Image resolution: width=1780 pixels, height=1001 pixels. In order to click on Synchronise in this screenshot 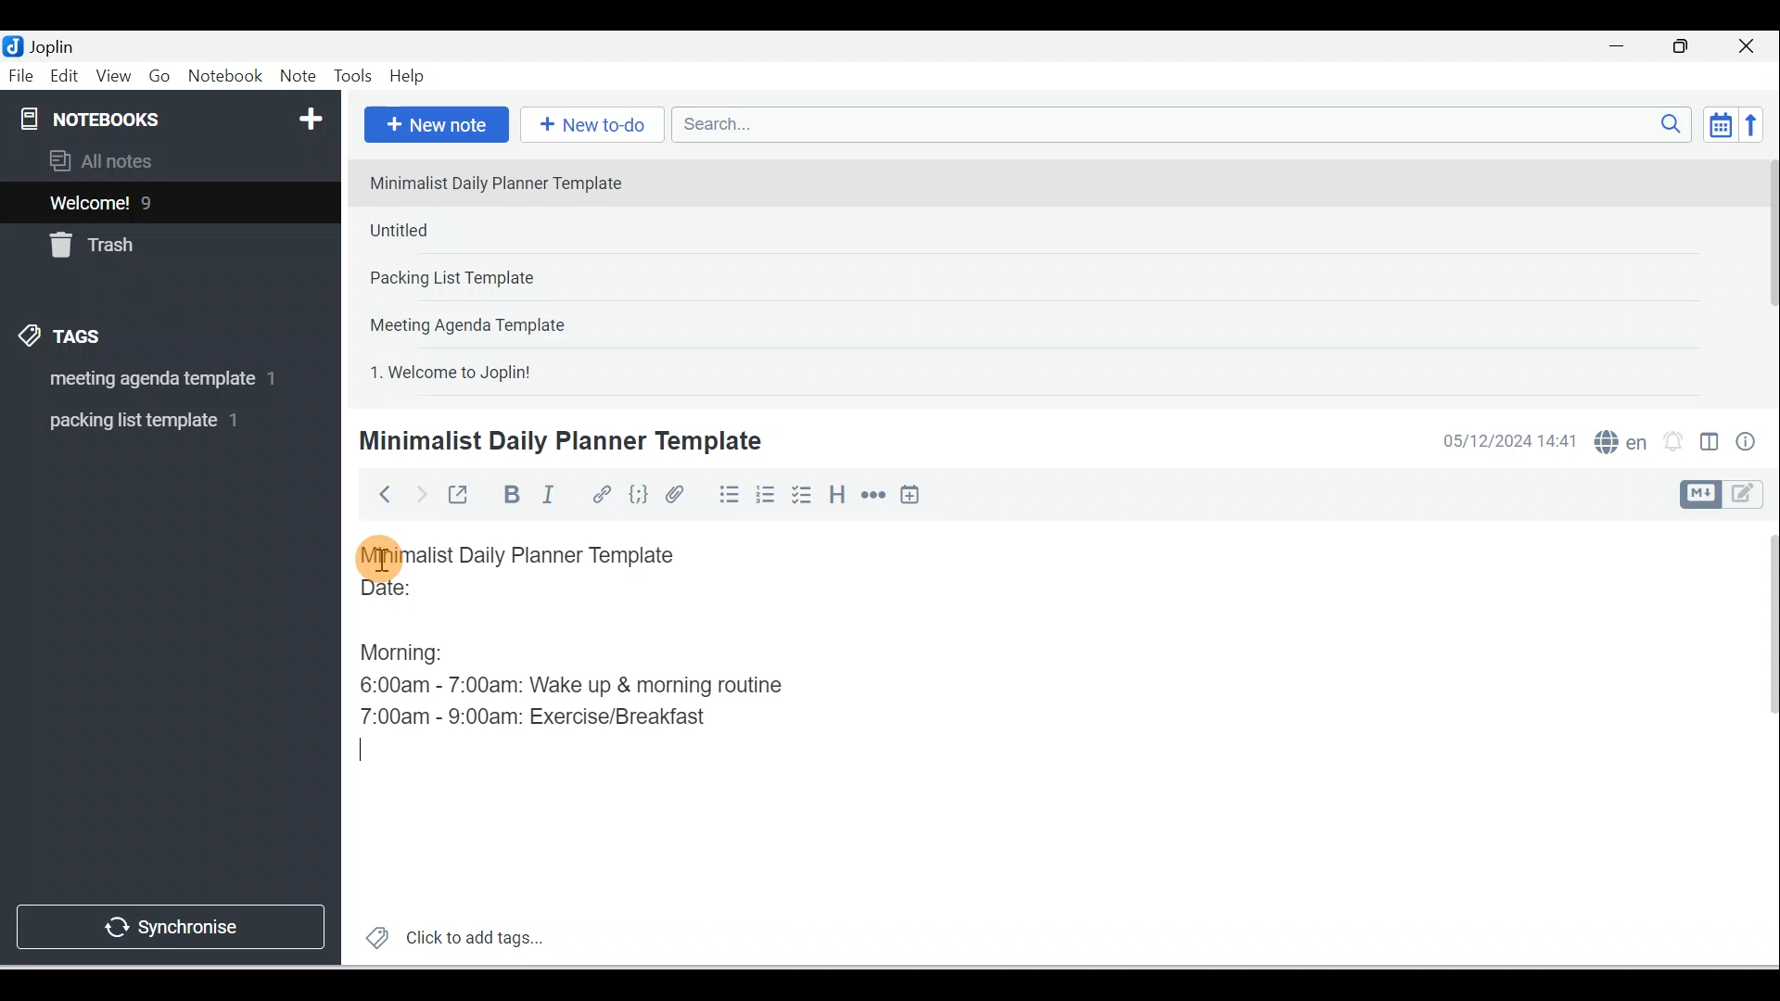, I will do `click(169, 923)`.